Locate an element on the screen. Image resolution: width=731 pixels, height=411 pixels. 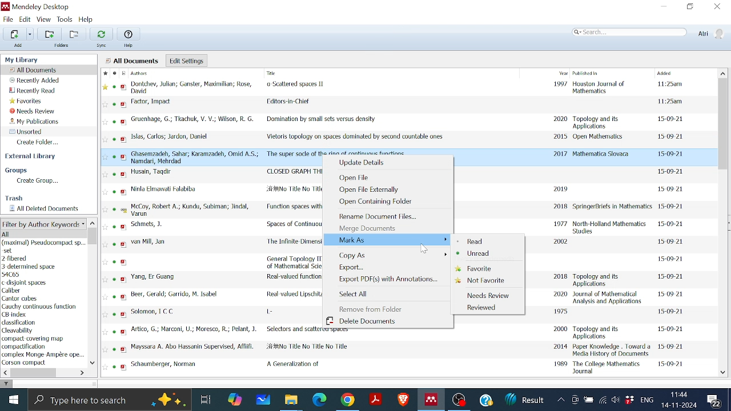
document is located at coordinates (666, 259).